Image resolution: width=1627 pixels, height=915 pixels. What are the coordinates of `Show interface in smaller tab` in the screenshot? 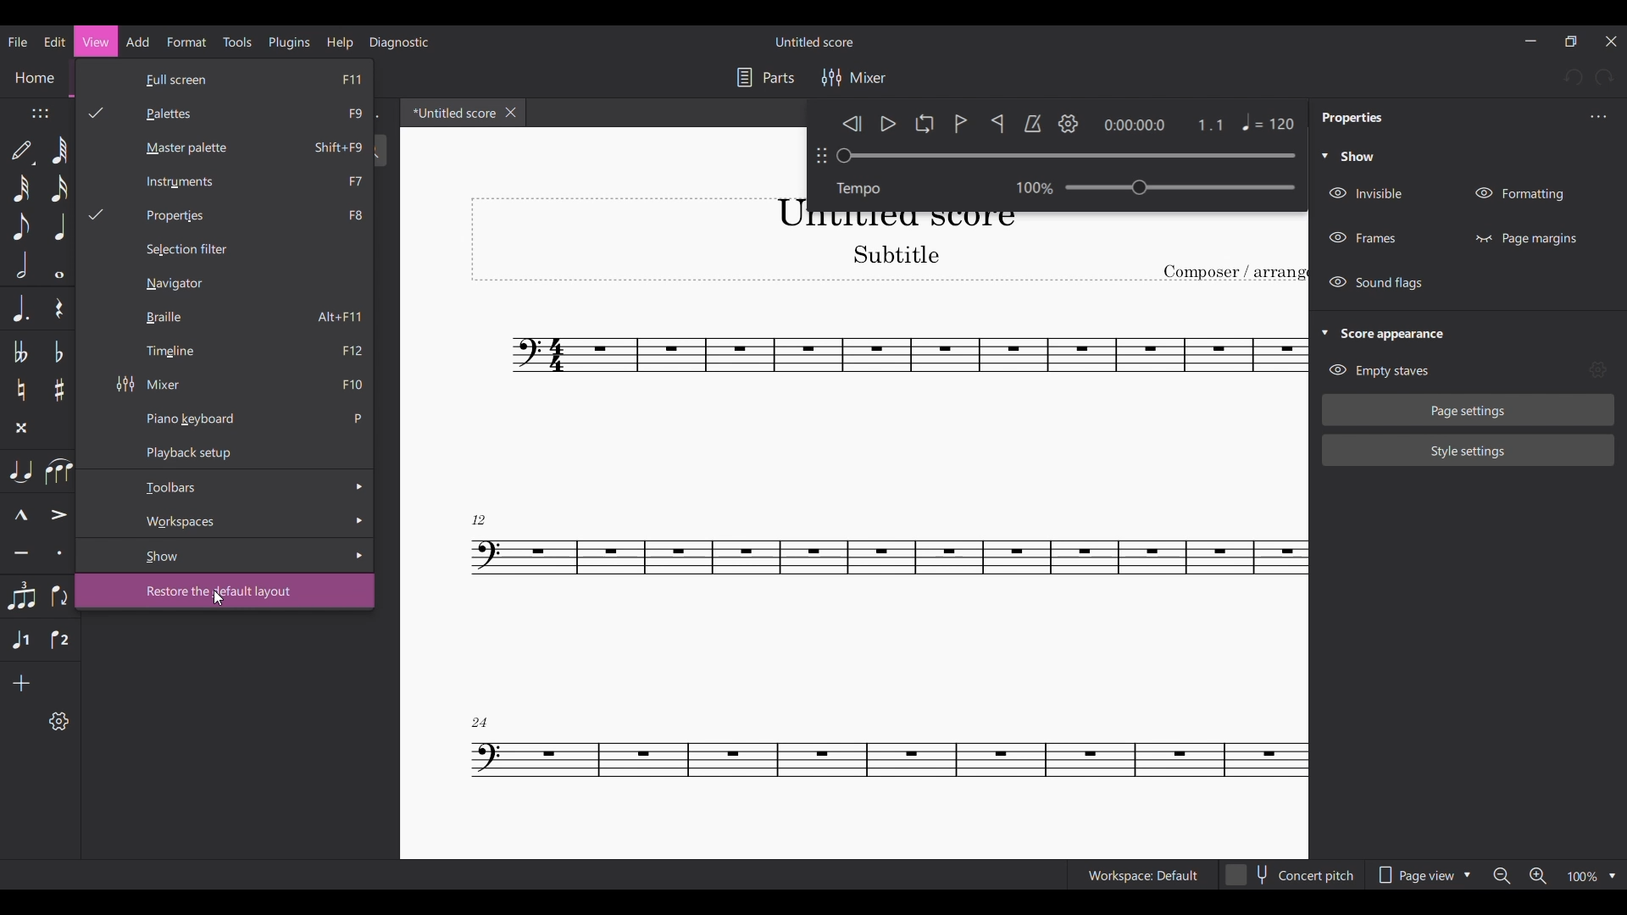 It's located at (1570, 41).